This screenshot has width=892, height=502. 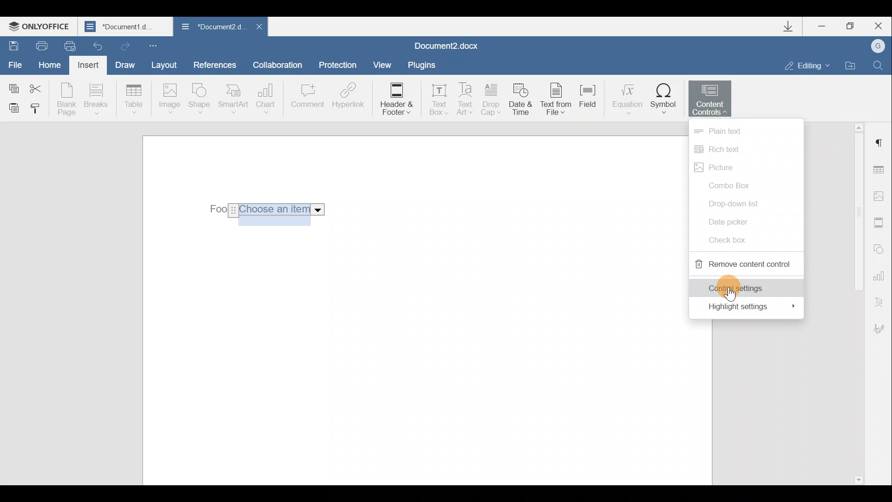 What do you see at coordinates (826, 27) in the screenshot?
I see `Minimize` at bounding box center [826, 27].